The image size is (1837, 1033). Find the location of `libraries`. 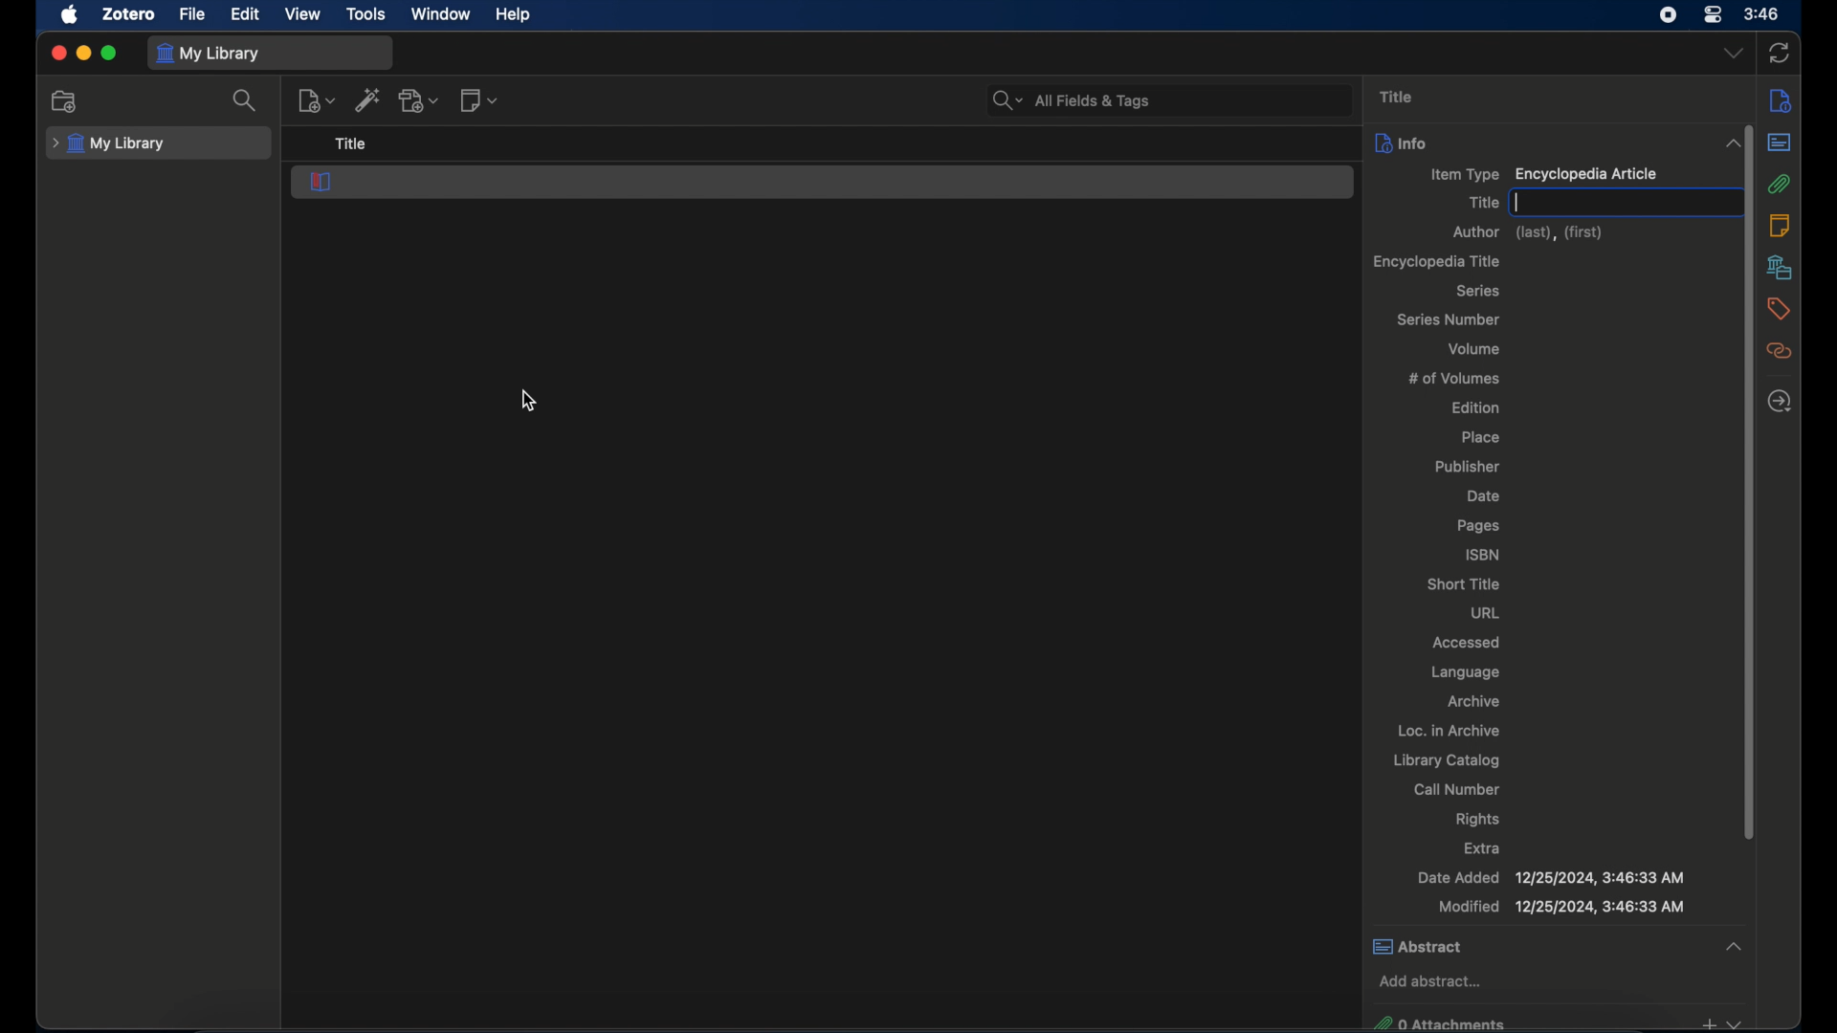

libraries is located at coordinates (1780, 267).